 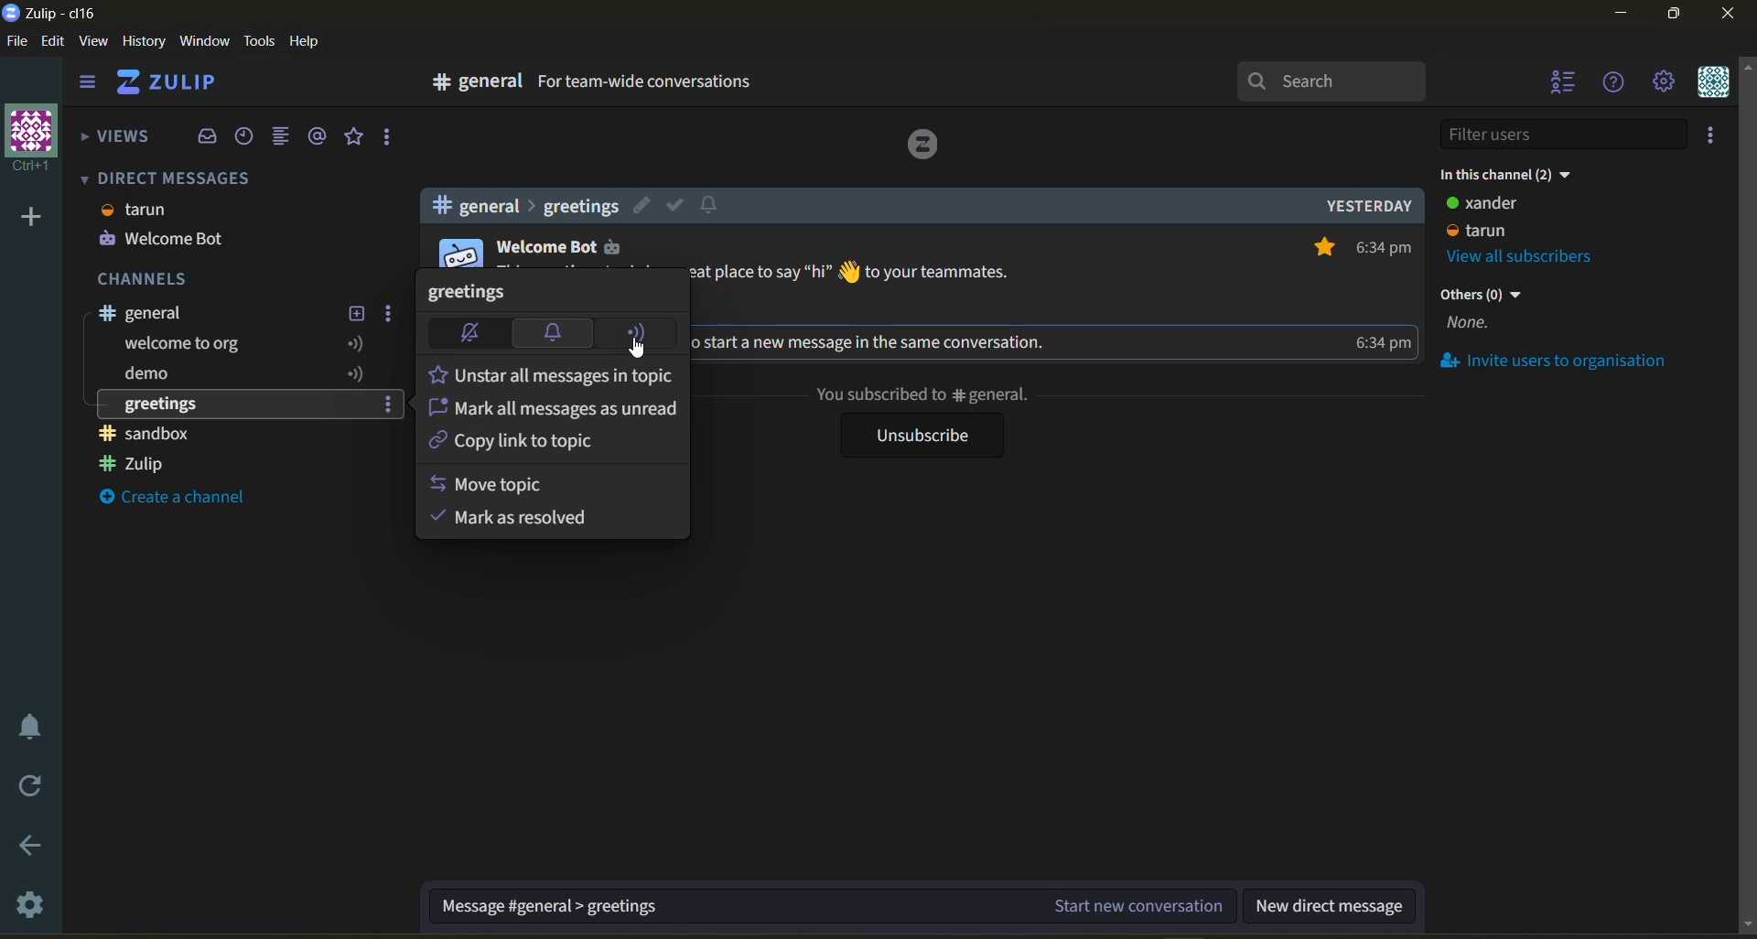 What do you see at coordinates (354, 358) in the screenshot?
I see `following` at bounding box center [354, 358].